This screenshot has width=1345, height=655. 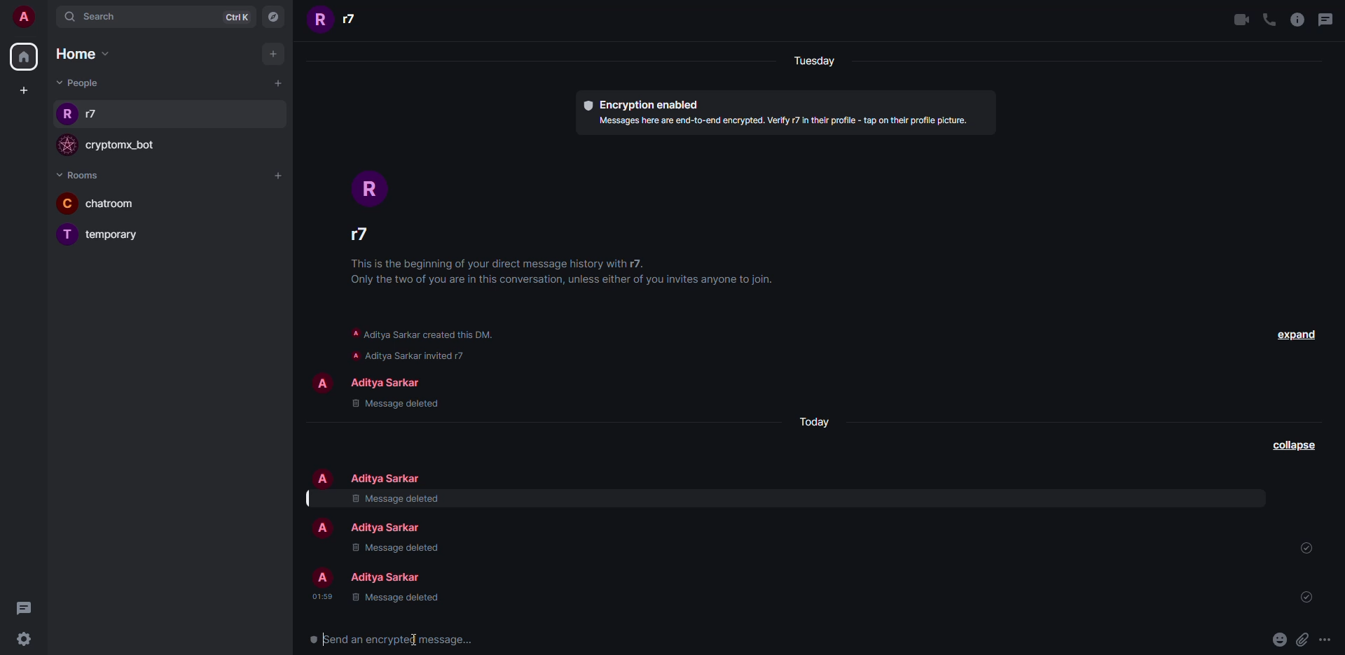 What do you see at coordinates (1302, 639) in the screenshot?
I see `attach` at bounding box center [1302, 639].